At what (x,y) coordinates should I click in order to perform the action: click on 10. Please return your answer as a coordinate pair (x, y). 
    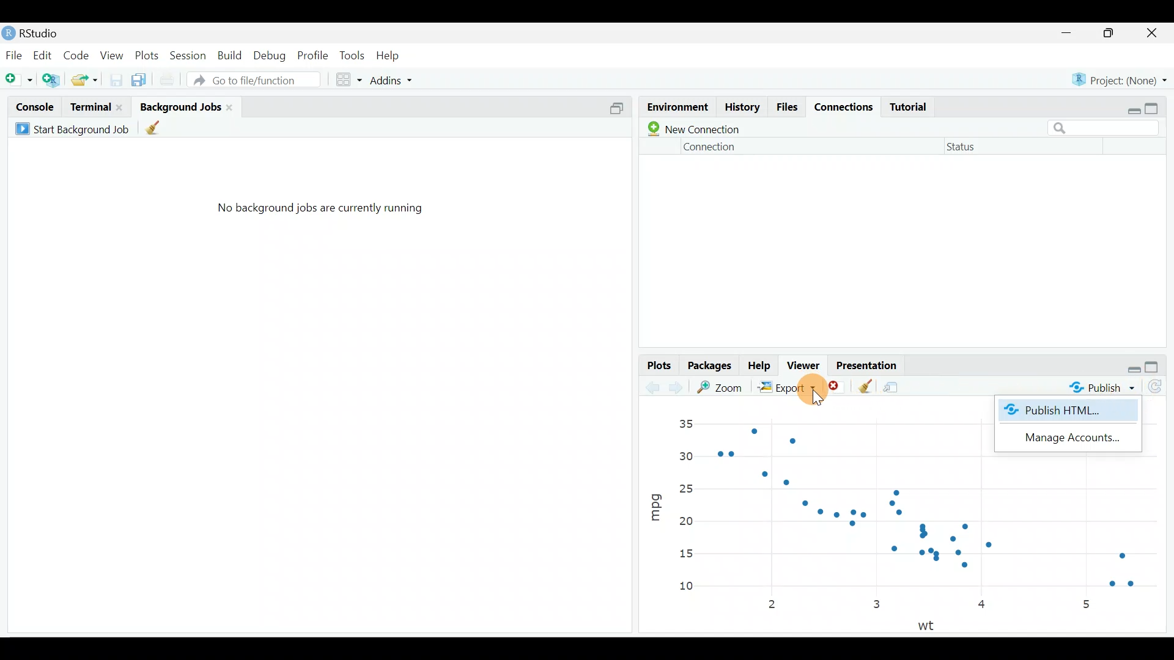
    Looking at the image, I should click on (693, 587).